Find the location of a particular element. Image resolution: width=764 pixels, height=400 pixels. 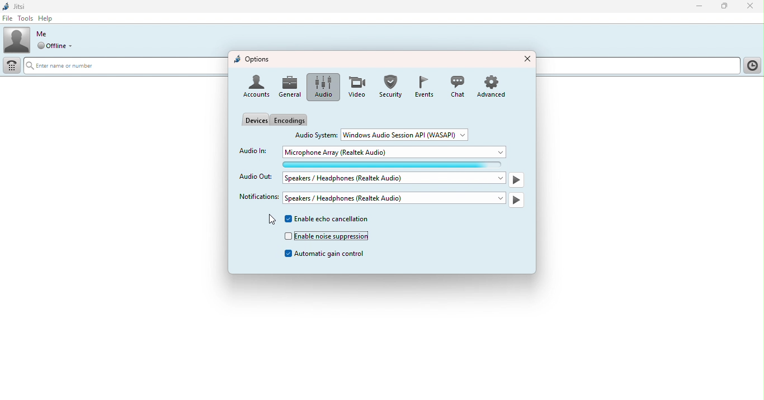

Maximize is located at coordinates (726, 7).